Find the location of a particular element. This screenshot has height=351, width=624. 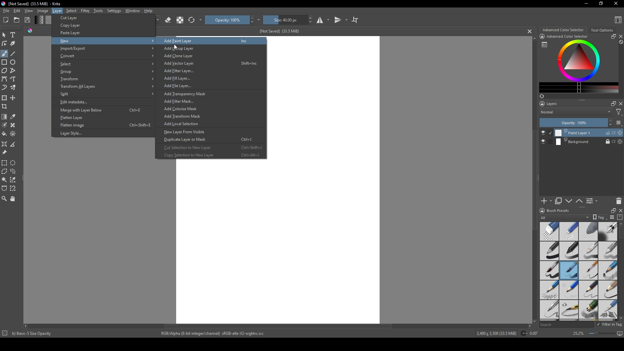

rectangle is located at coordinates (5, 62).